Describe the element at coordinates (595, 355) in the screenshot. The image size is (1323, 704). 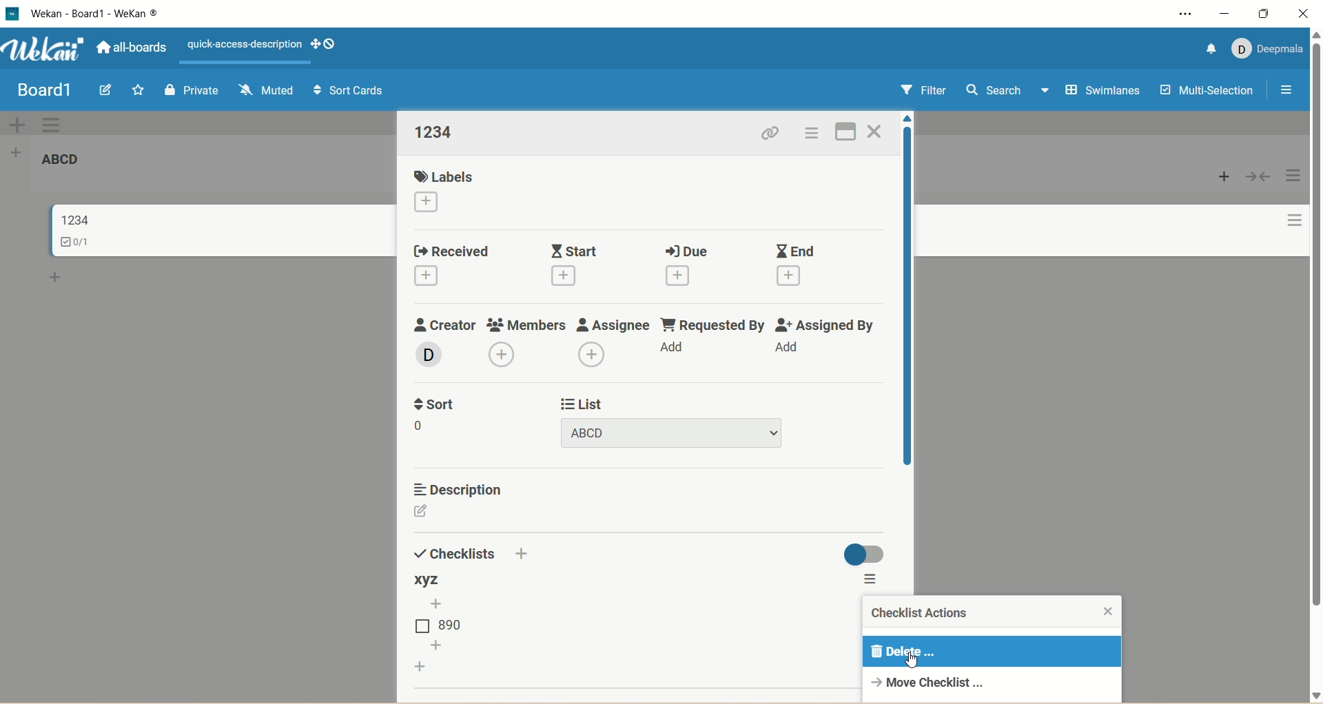
I see `add` at that location.